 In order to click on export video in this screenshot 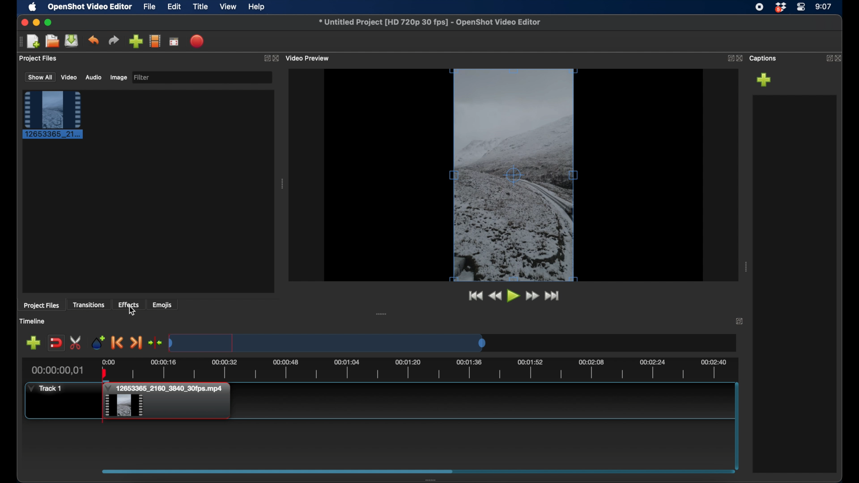, I will do `click(196, 41)`.